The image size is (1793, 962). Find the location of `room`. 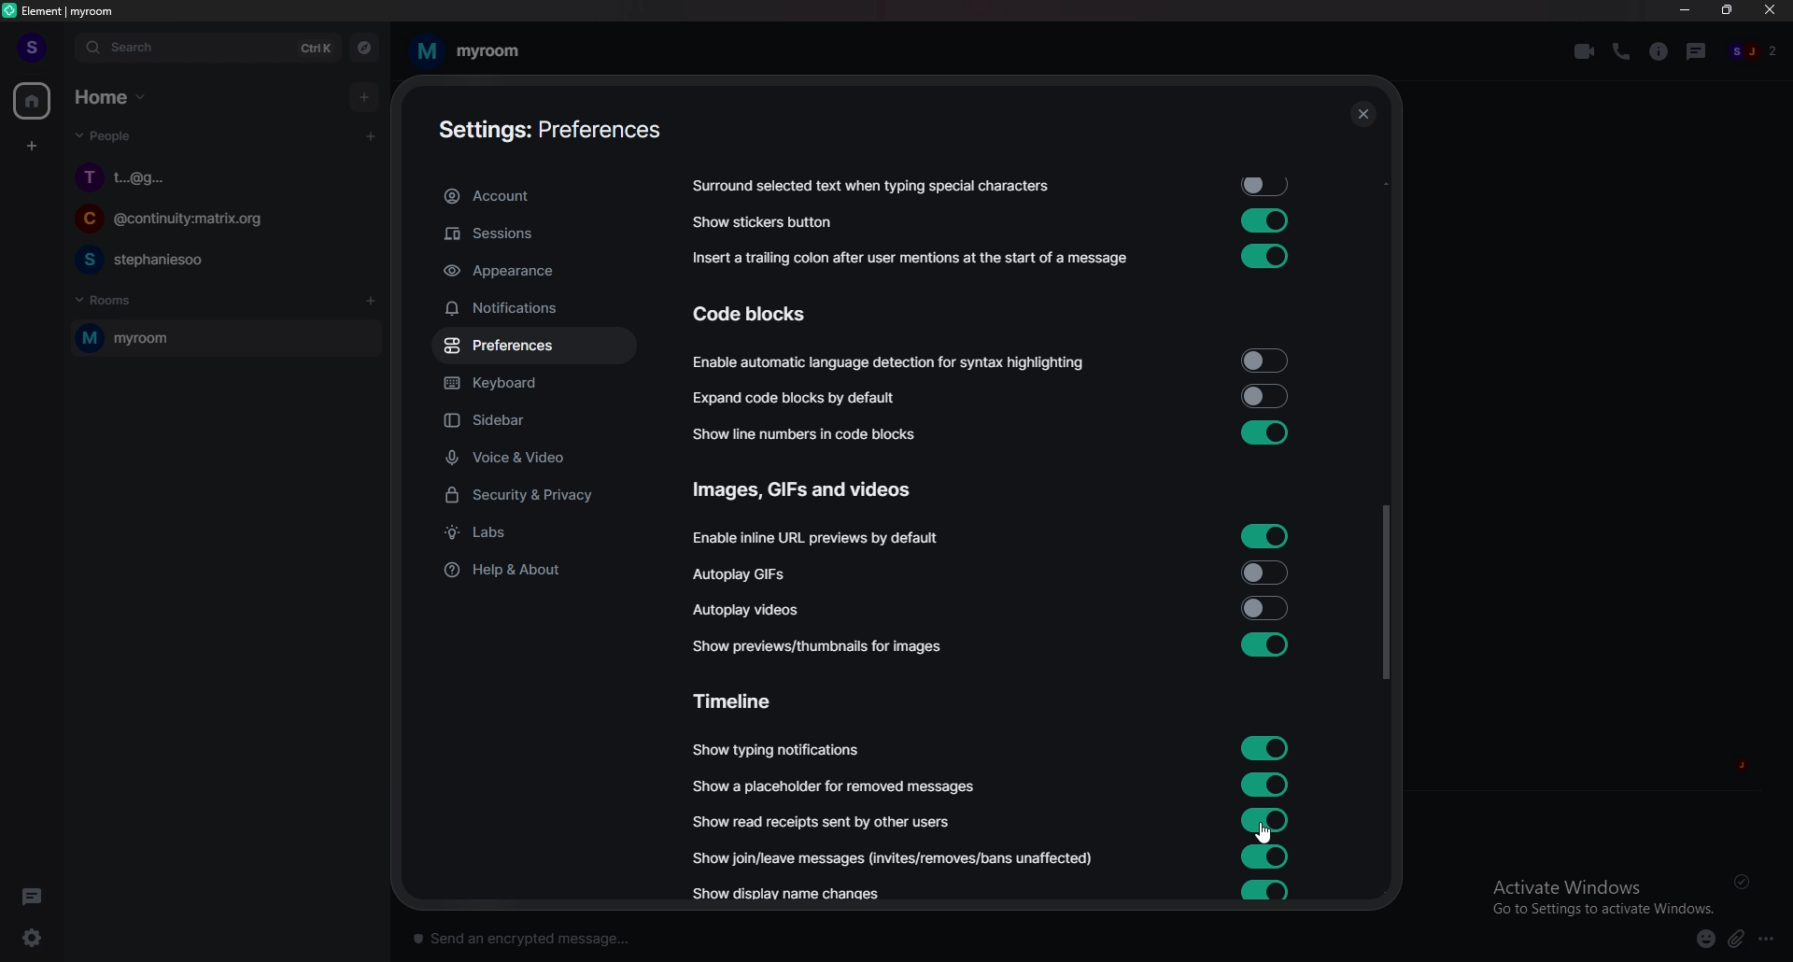

room is located at coordinates (221, 339).